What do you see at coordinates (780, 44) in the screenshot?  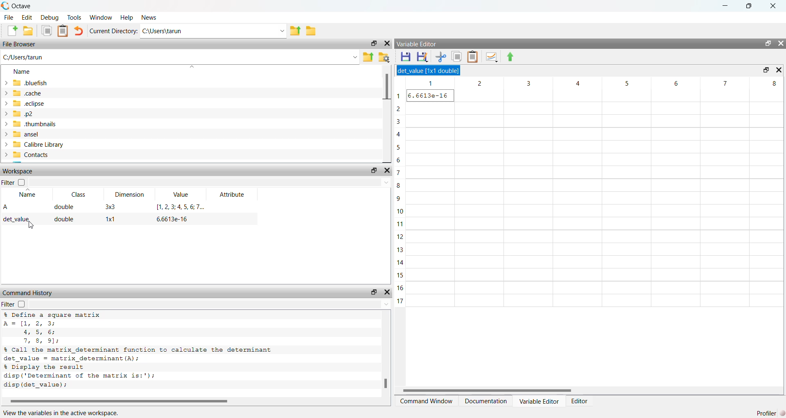 I see `close` at bounding box center [780, 44].